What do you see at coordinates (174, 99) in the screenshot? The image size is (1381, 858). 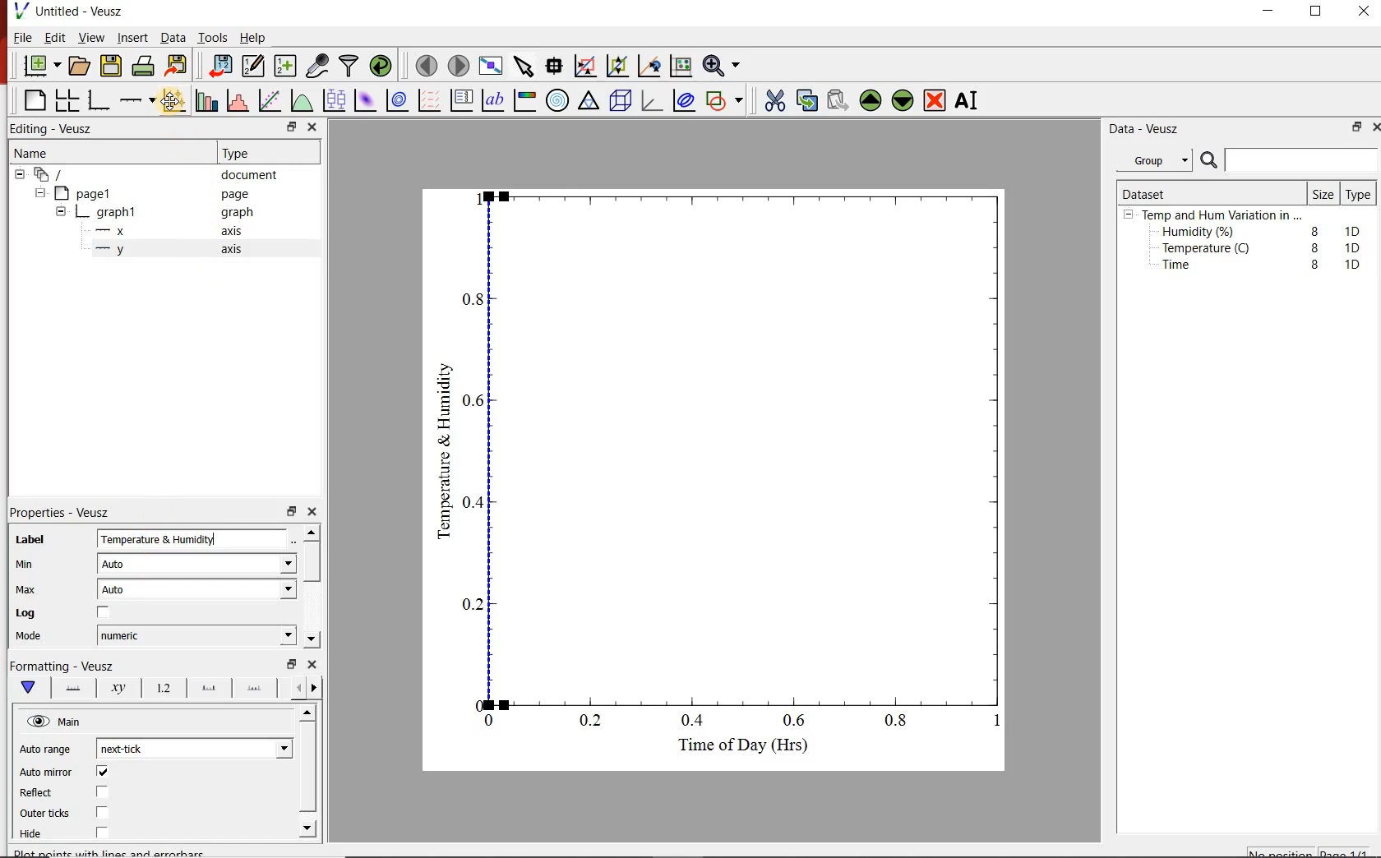 I see `Plot points with lines and error bars` at bounding box center [174, 99].